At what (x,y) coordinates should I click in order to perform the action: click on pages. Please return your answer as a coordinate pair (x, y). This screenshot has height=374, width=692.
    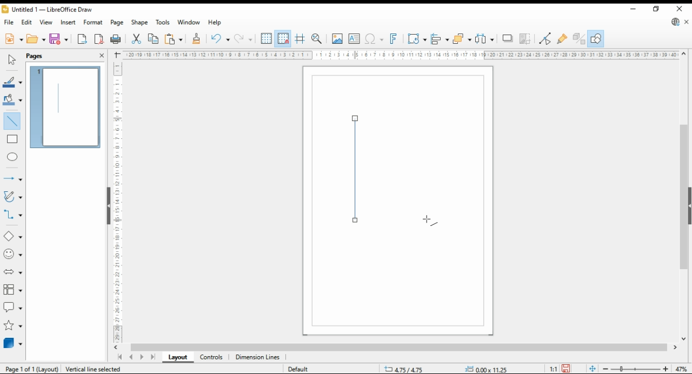
    Looking at the image, I should click on (39, 56).